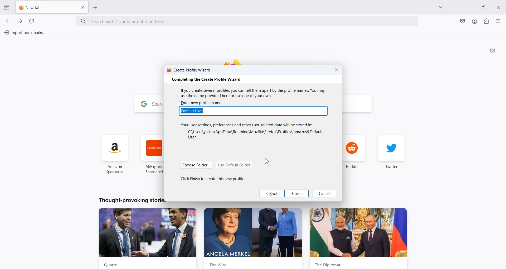 The height and width of the screenshot is (269, 506). I want to click on Close, so click(337, 70).